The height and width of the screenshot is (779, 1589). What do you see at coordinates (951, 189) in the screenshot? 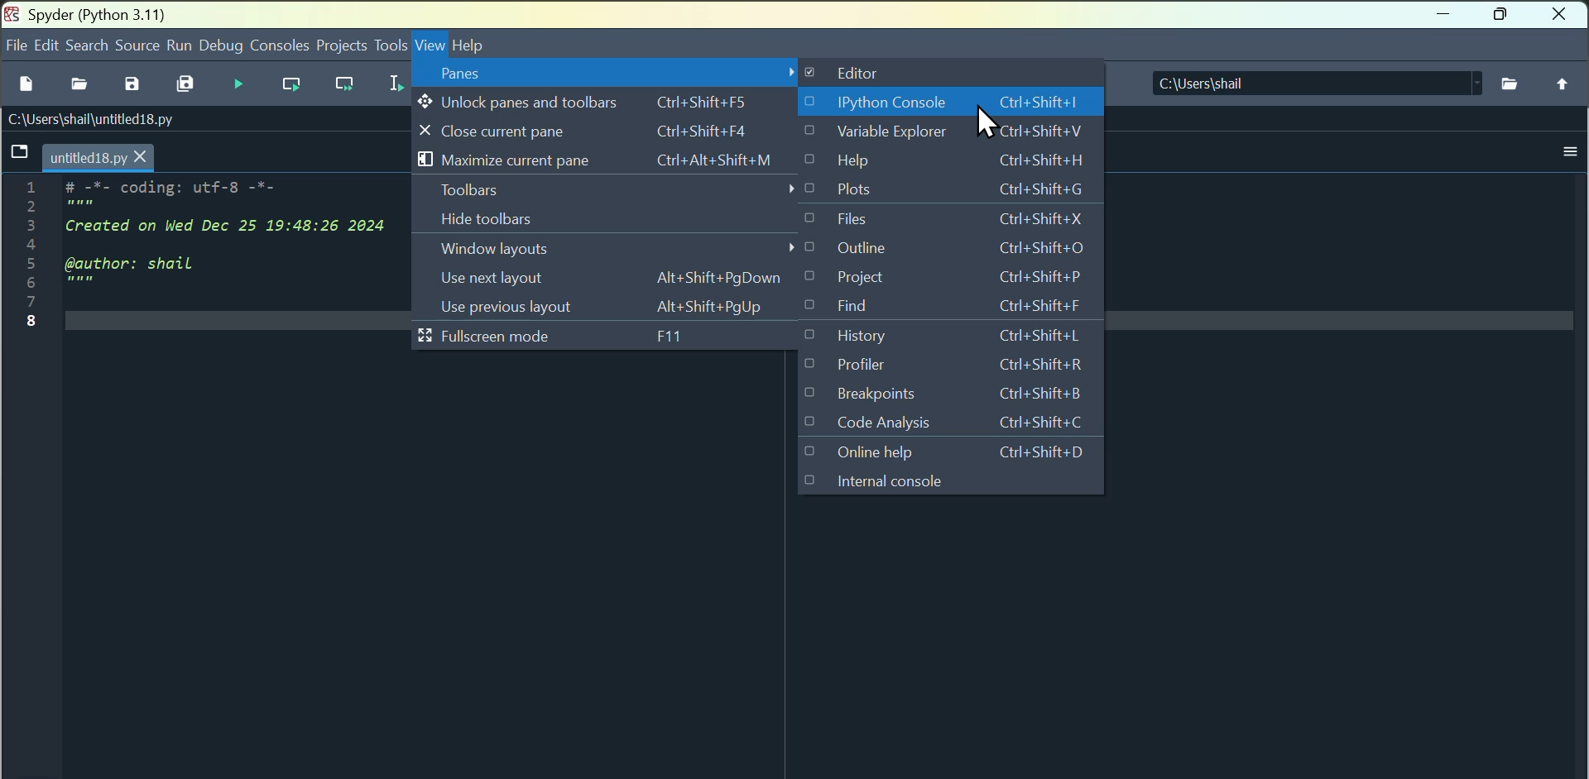
I see `Plots` at bounding box center [951, 189].